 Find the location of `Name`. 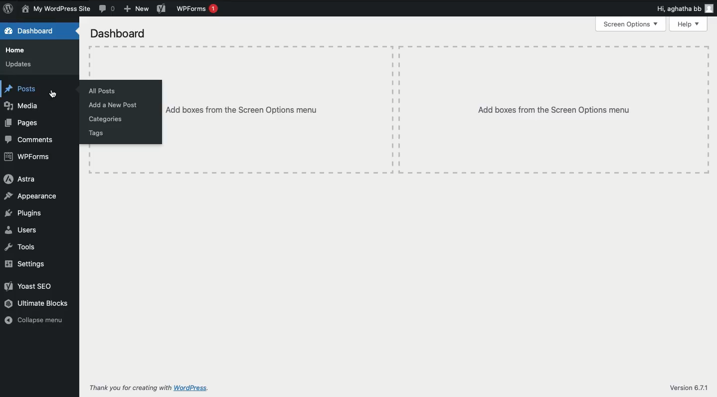

Name is located at coordinates (57, 9).